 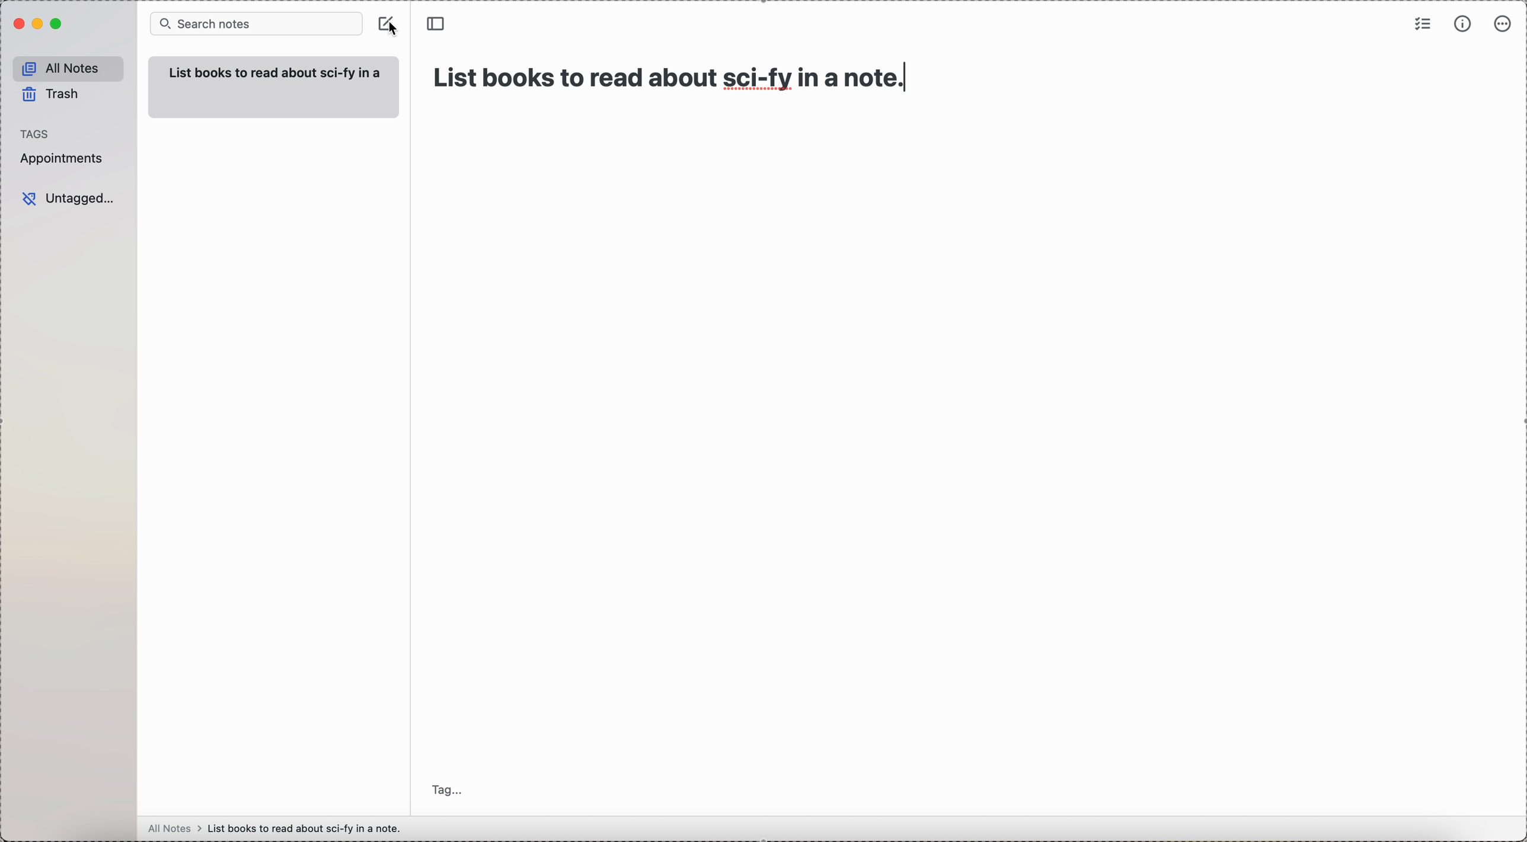 I want to click on check list, so click(x=1423, y=24).